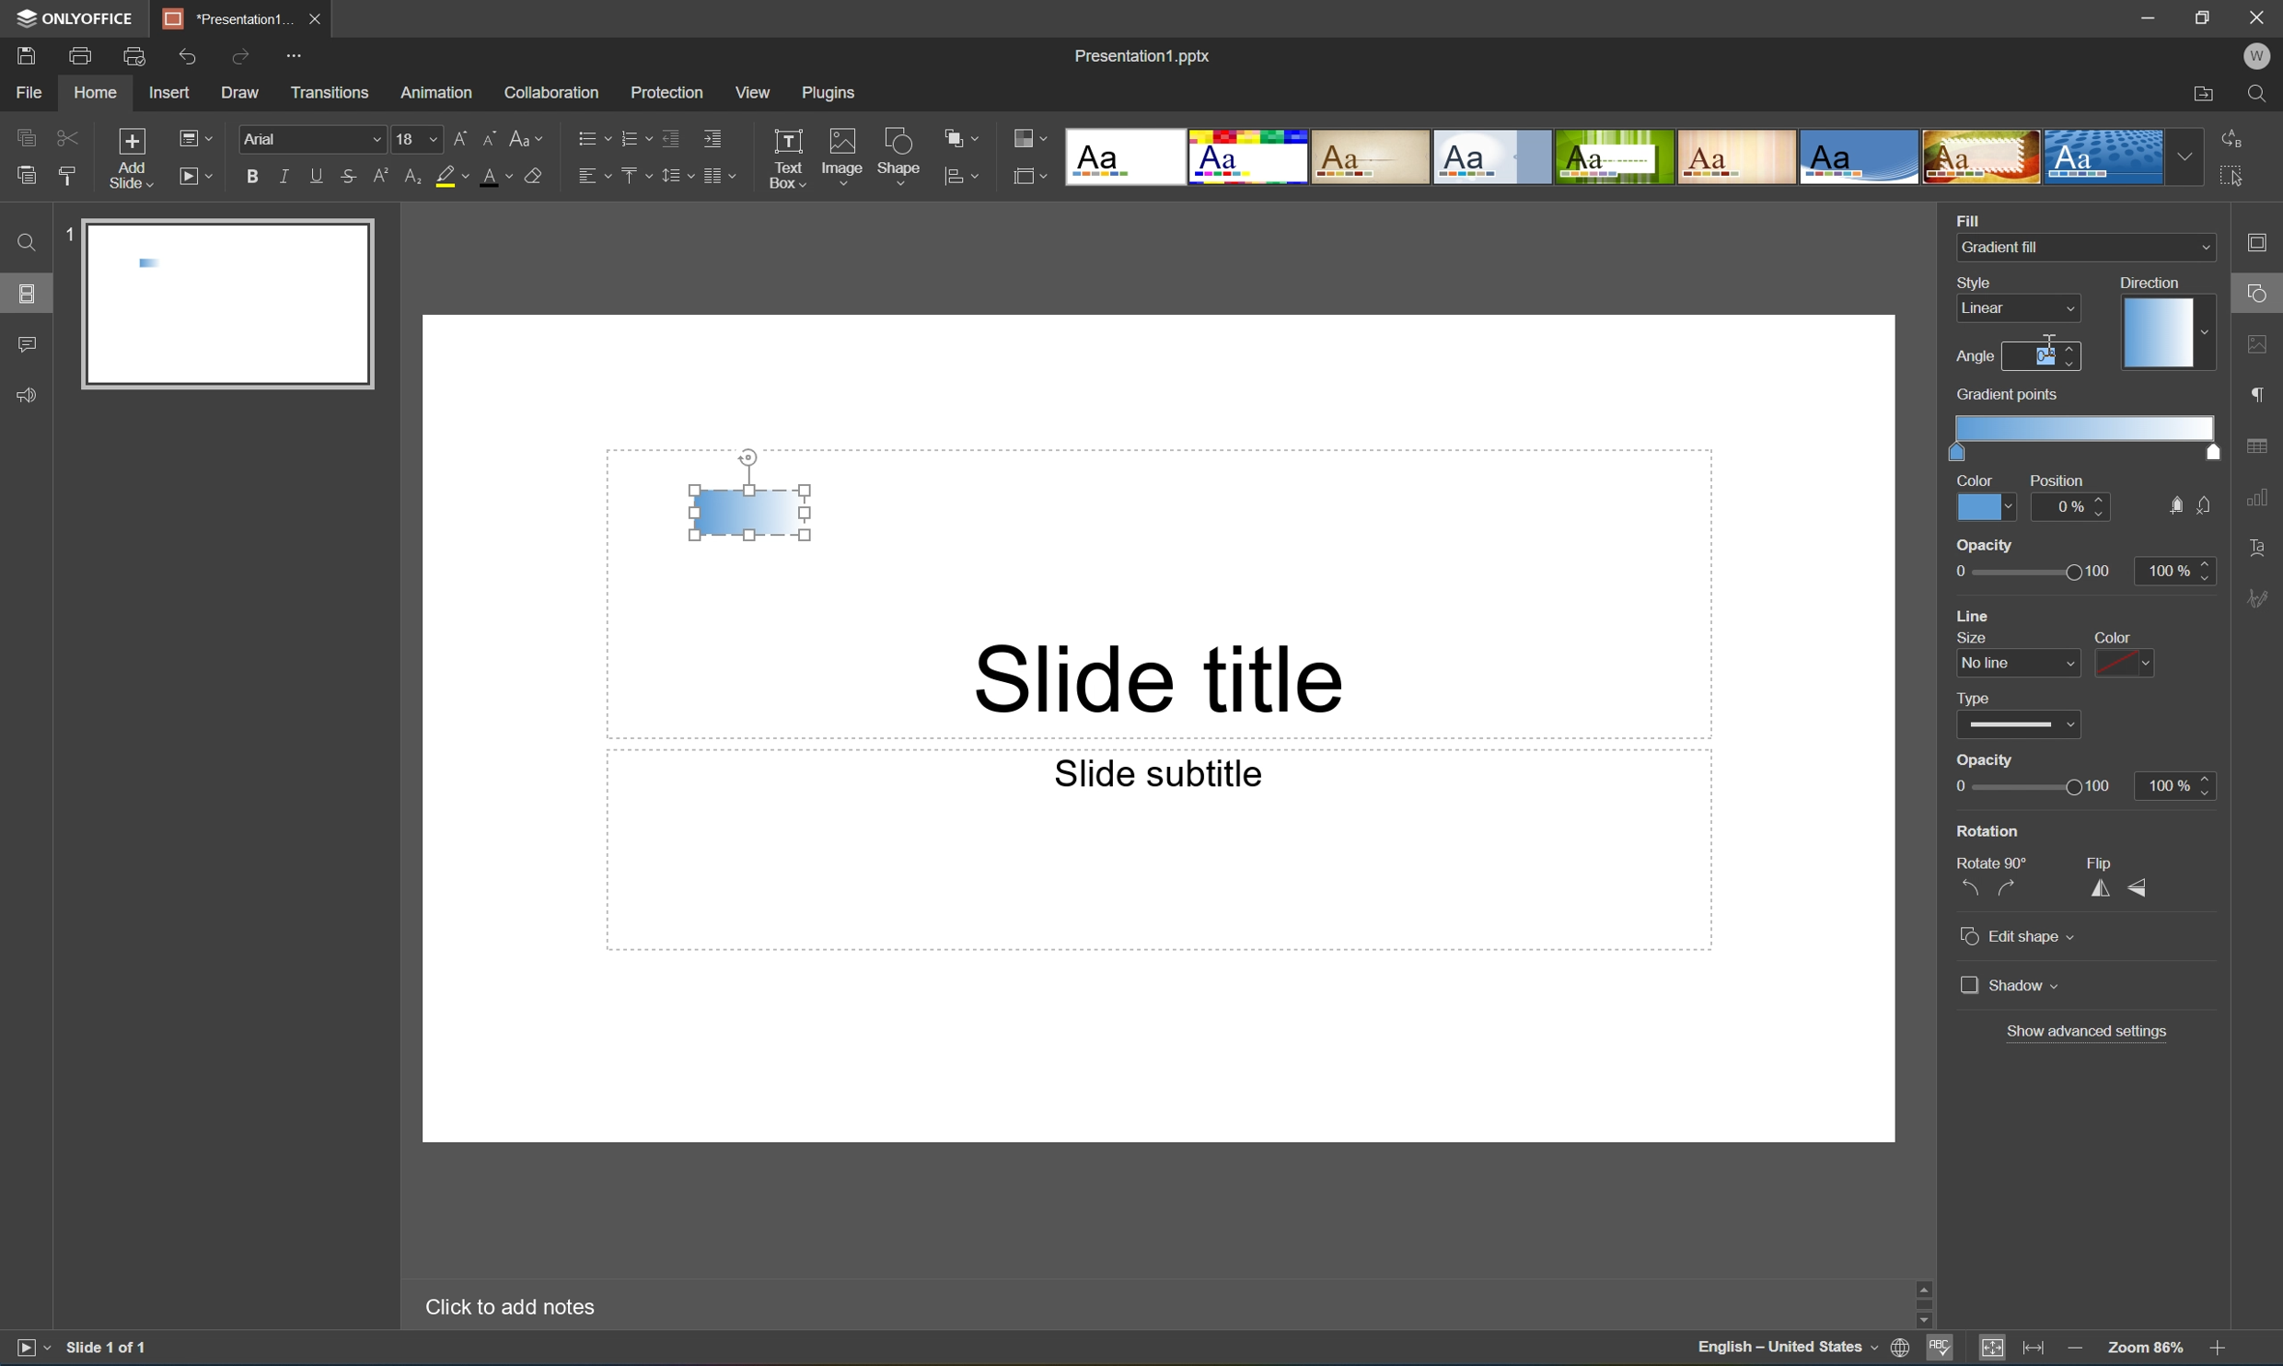  Describe the element at coordinates (453, 178) in the screenshot. I see `Highlight` at that location.